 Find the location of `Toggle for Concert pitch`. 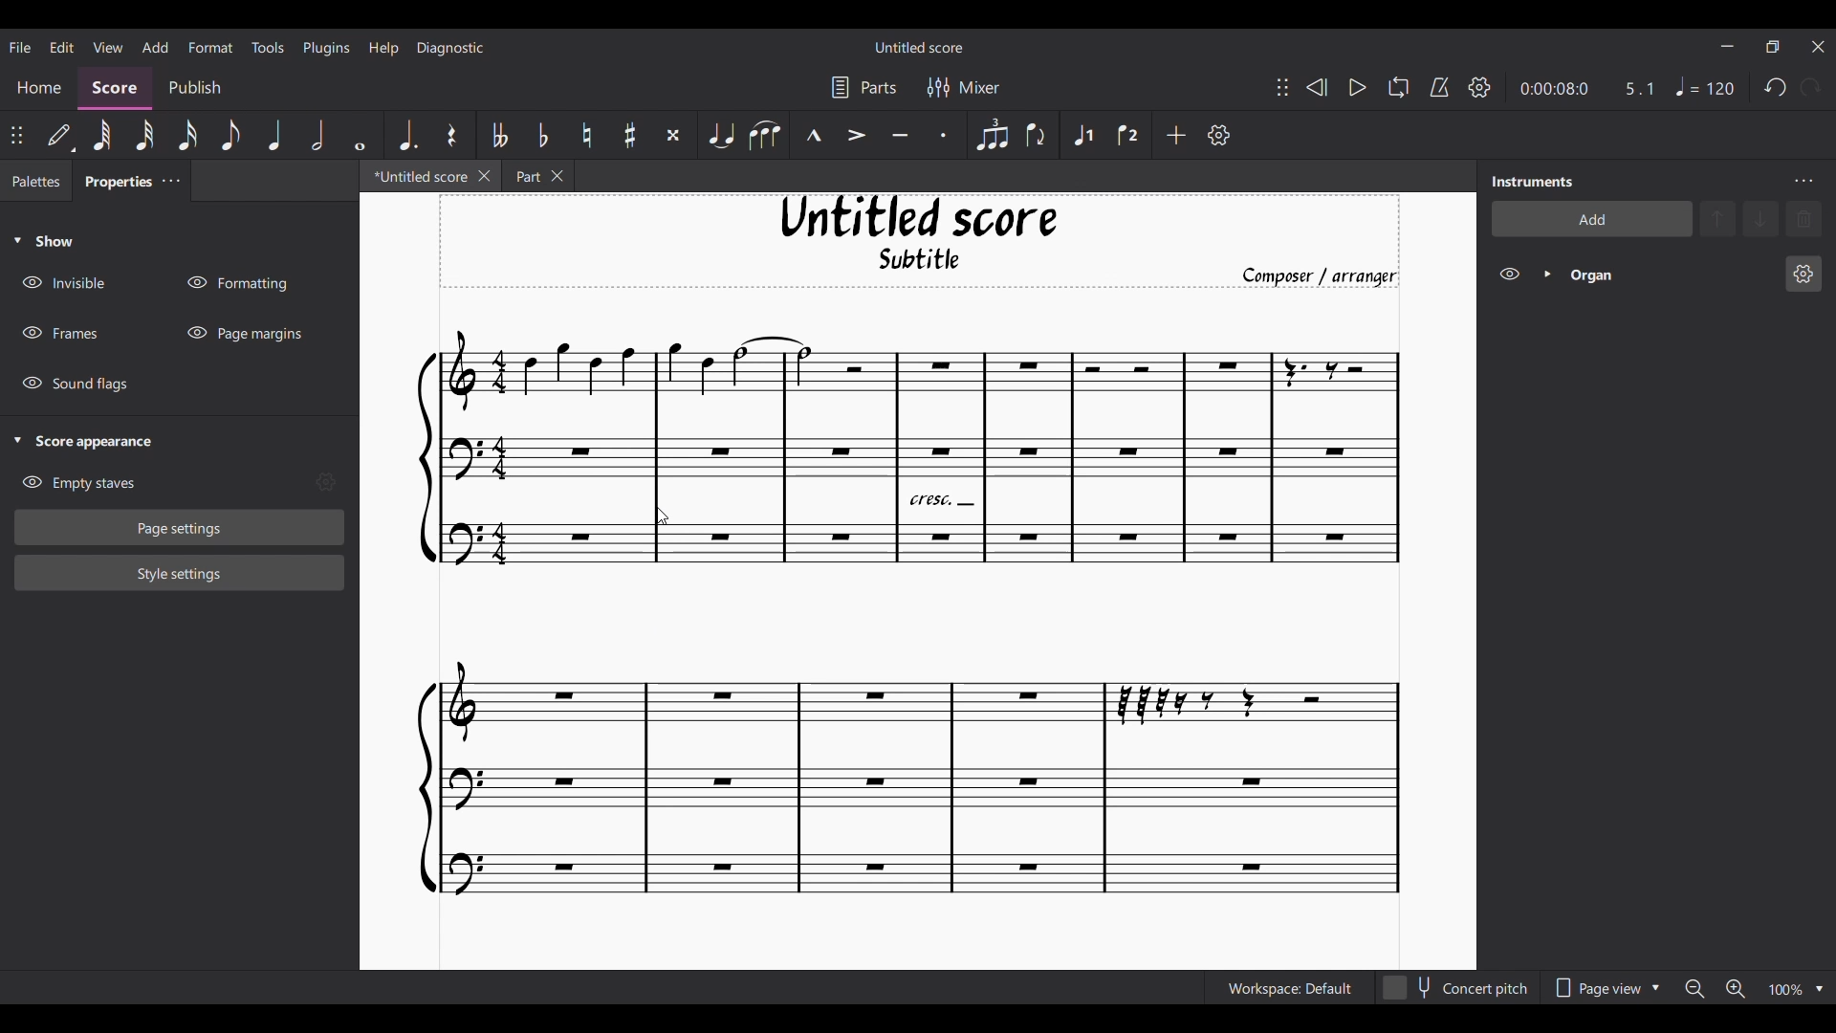

Toggle for Concert pitch is located at coordinates (1456, 988).